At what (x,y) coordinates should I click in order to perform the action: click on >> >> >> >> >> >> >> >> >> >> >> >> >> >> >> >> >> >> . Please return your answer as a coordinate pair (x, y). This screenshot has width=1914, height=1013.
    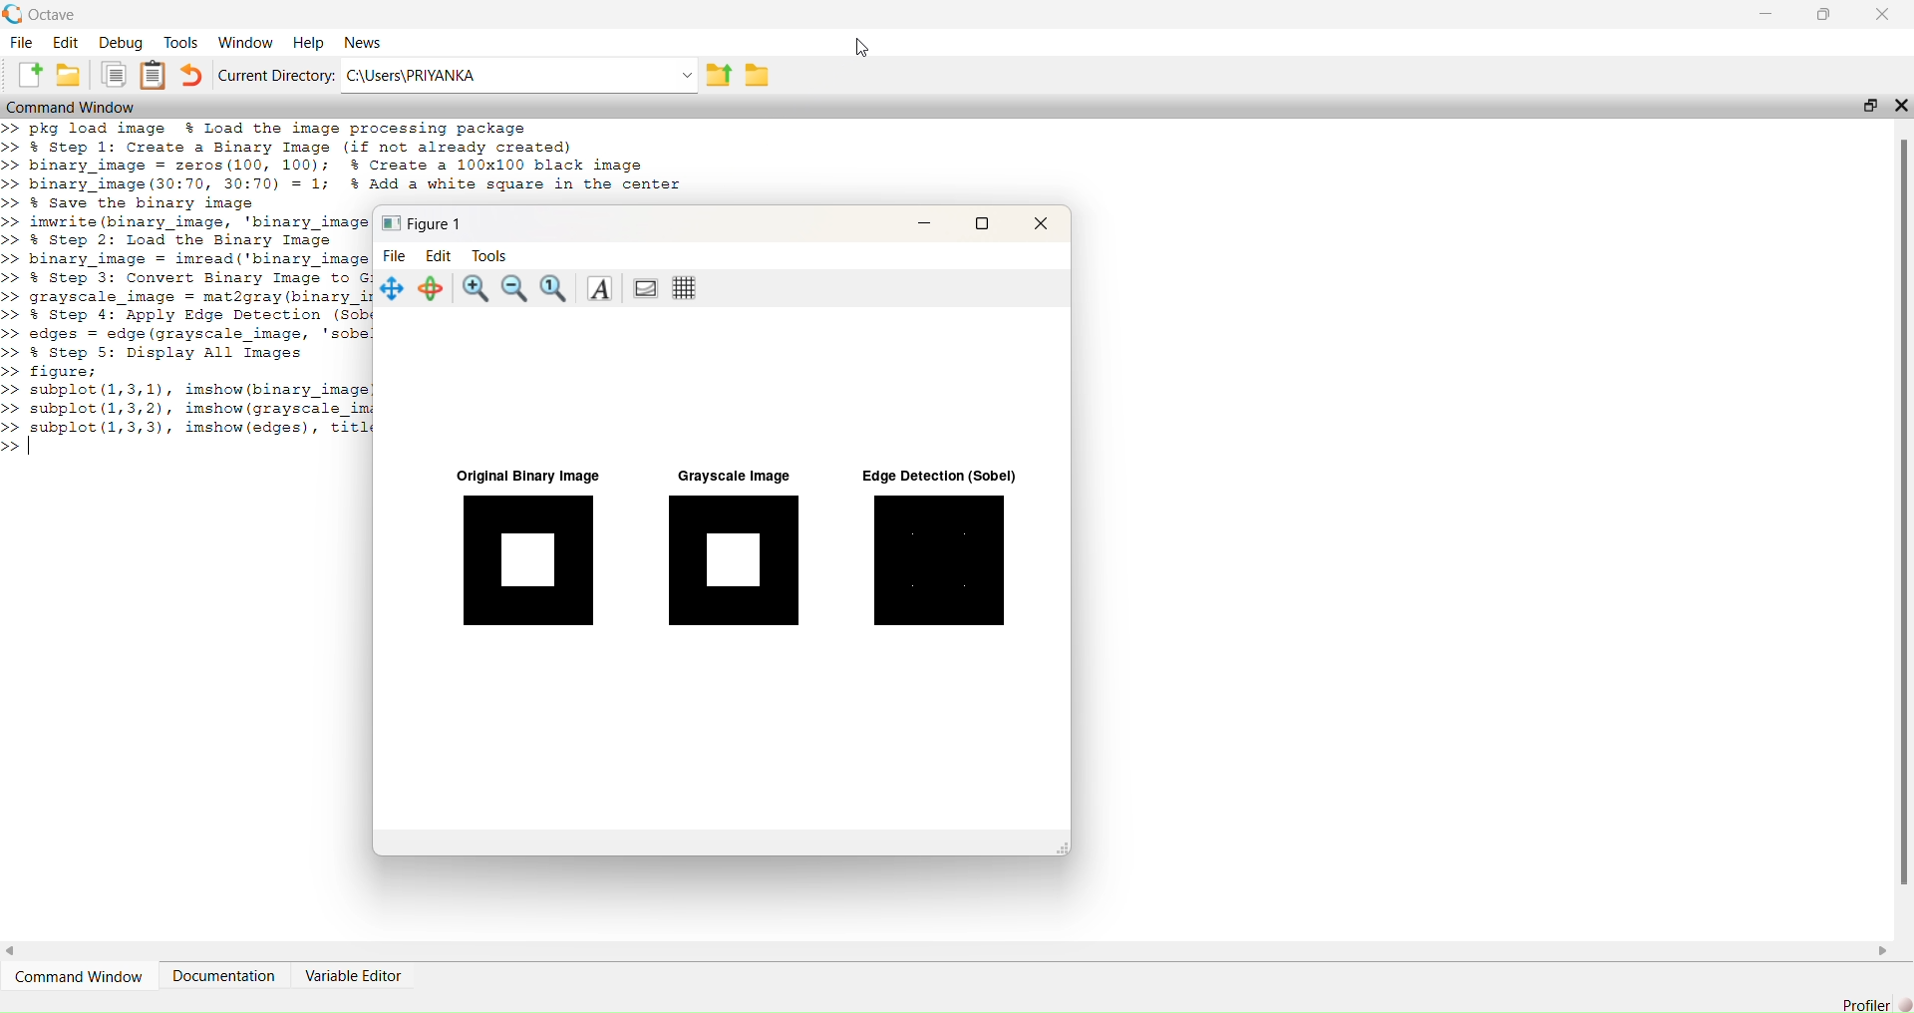
    Looking at the image, I should click on (12, 289).